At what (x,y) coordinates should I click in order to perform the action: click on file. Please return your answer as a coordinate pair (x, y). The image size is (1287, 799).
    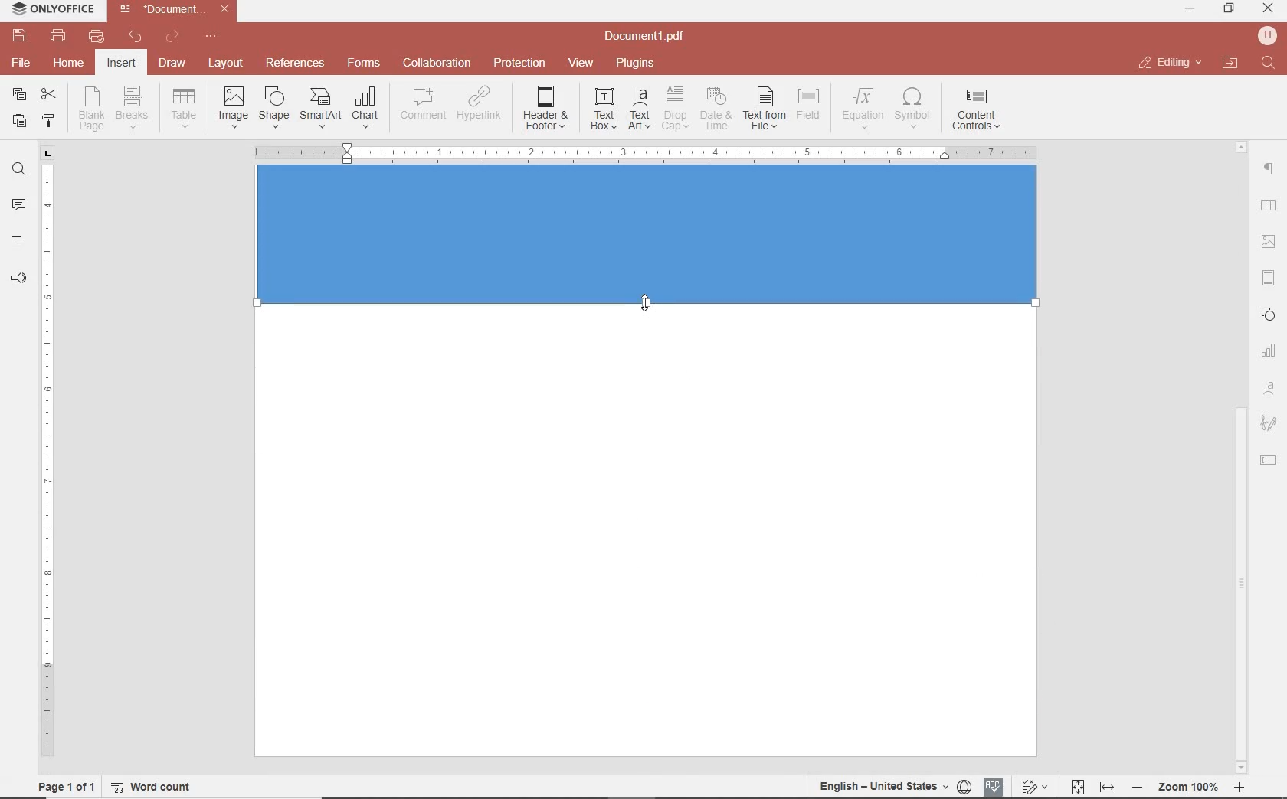
    Looking at the image, I should click on (22, 63).